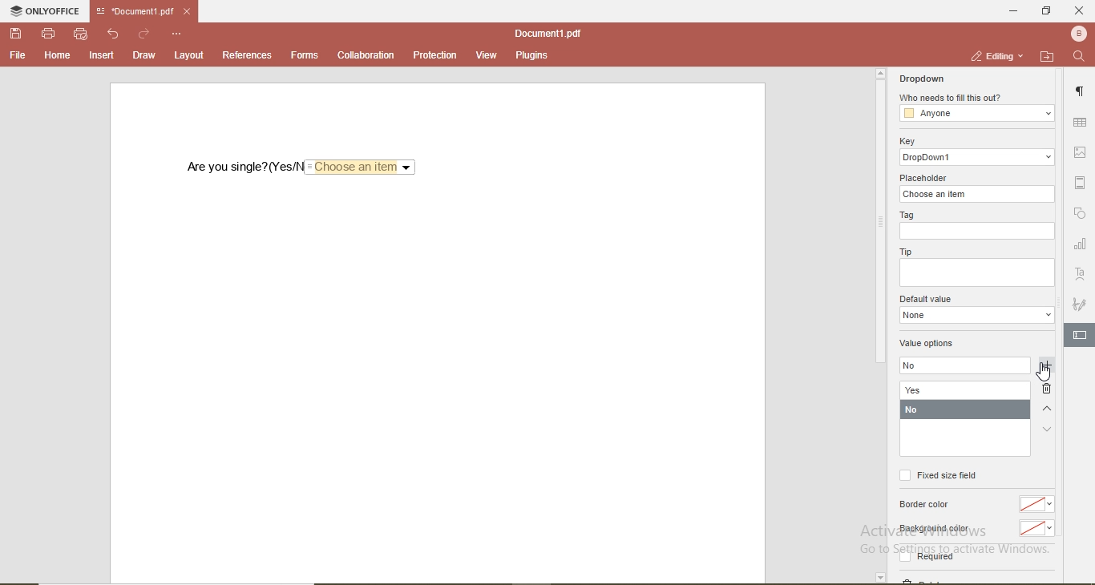  Describe the element at coordinates (975, 195) in the screenshot. I see `choose an item` at that location.